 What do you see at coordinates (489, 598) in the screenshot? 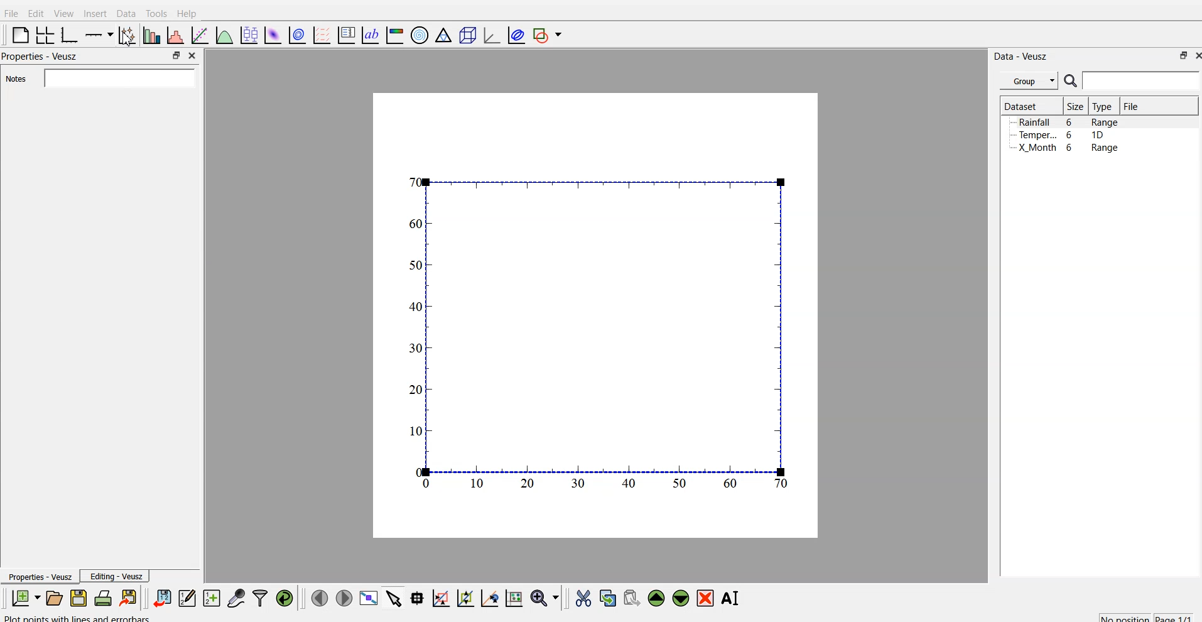
I see `zoom out graph axes` at bounding box center [489, 598].